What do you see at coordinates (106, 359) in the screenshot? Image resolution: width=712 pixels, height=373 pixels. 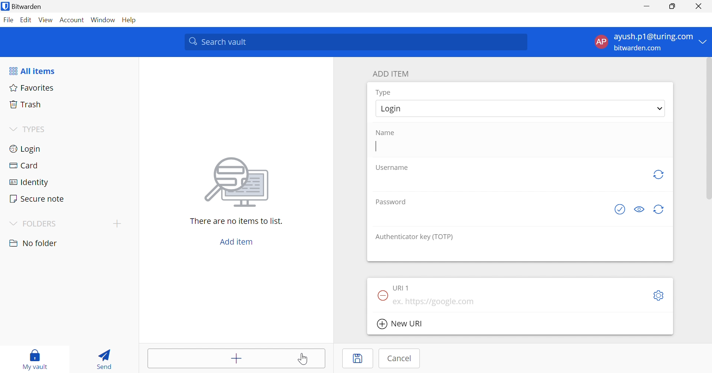 I see `Send` at bounding box center [106, 359].